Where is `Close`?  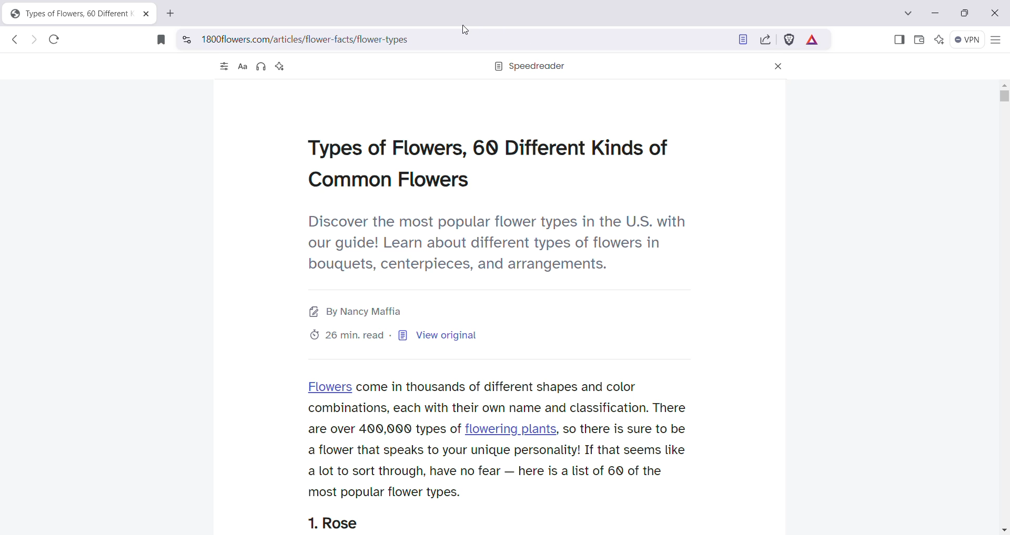 Close is located at coordinates (993, 14).